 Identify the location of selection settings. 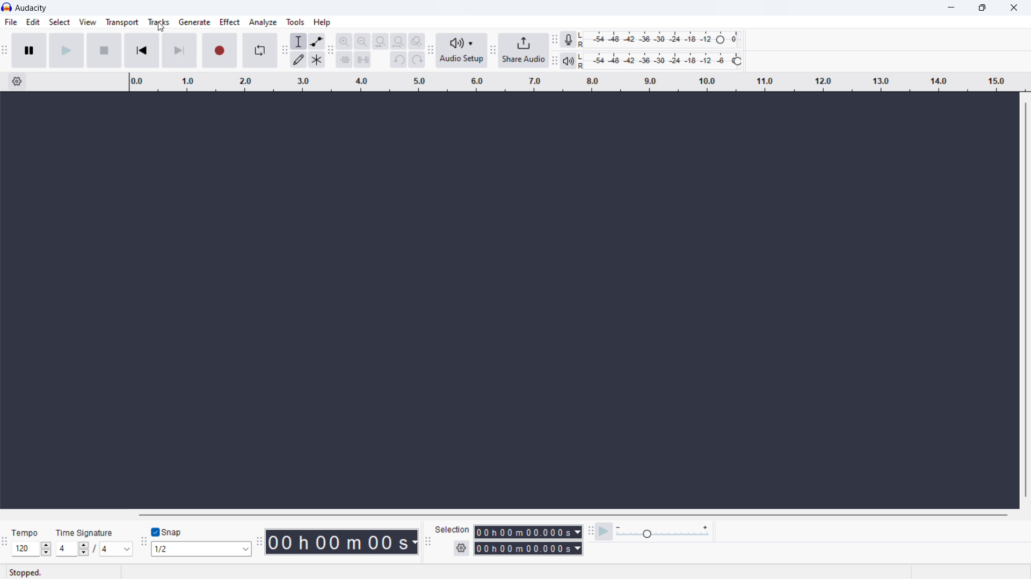
(461, 548).